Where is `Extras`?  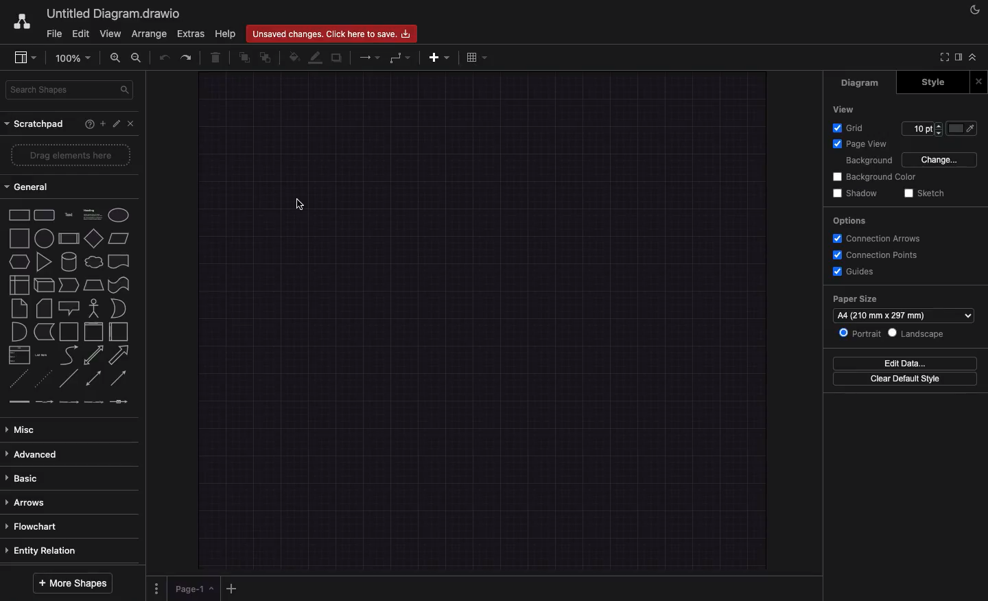 Extras is located at coordinates (191, 34).